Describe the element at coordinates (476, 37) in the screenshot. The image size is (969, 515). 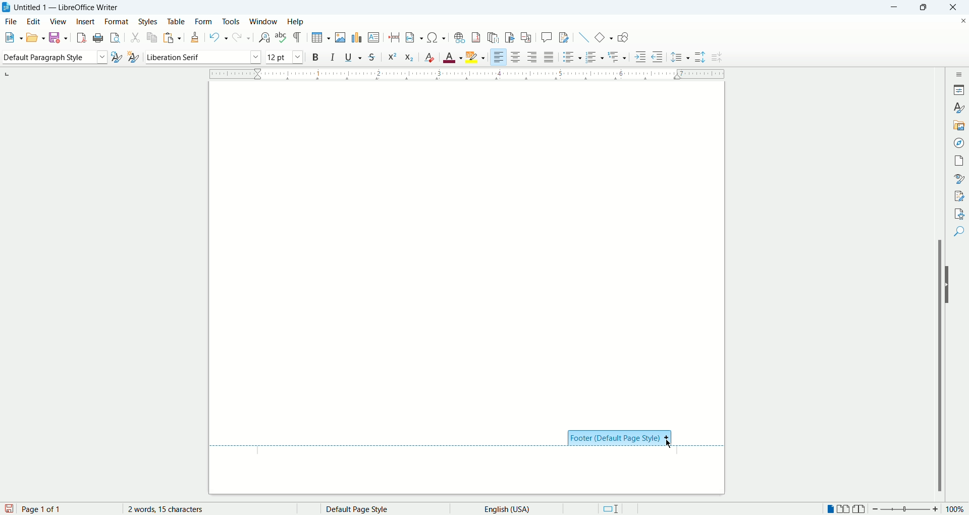
I see `insert footnote` at that location.